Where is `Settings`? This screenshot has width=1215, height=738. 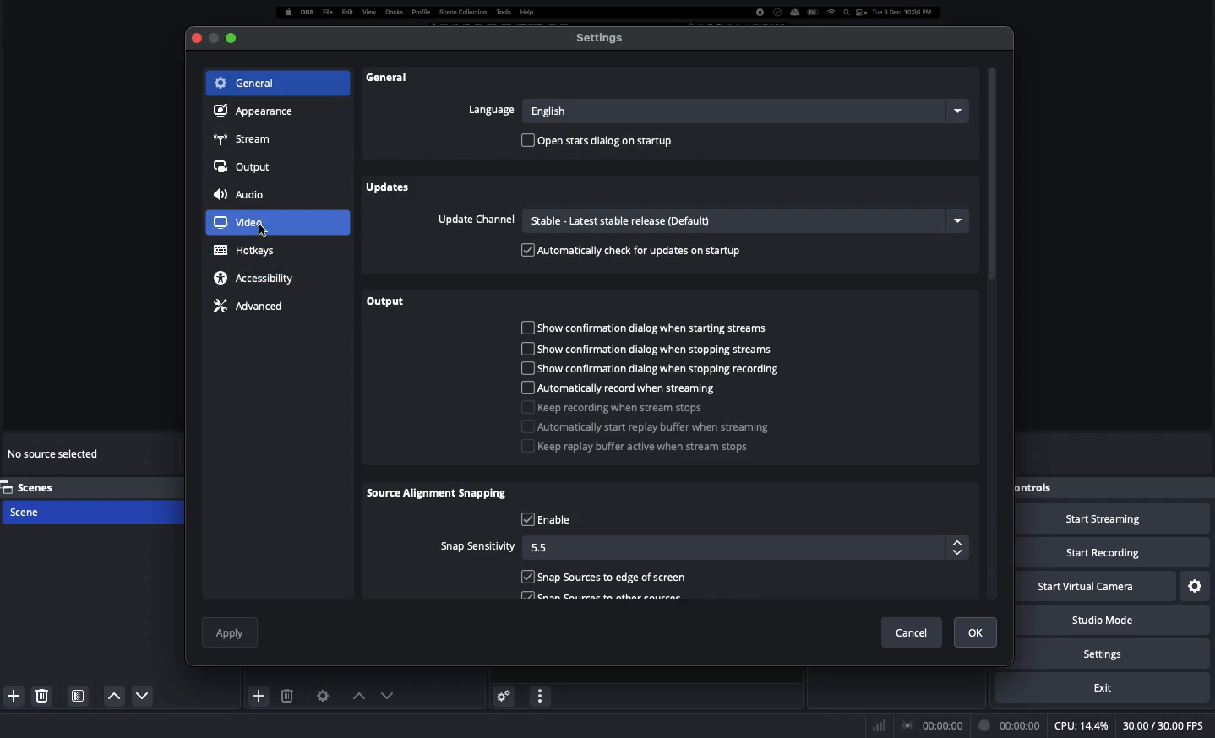
Settings is located at coordinates (1196, 584).